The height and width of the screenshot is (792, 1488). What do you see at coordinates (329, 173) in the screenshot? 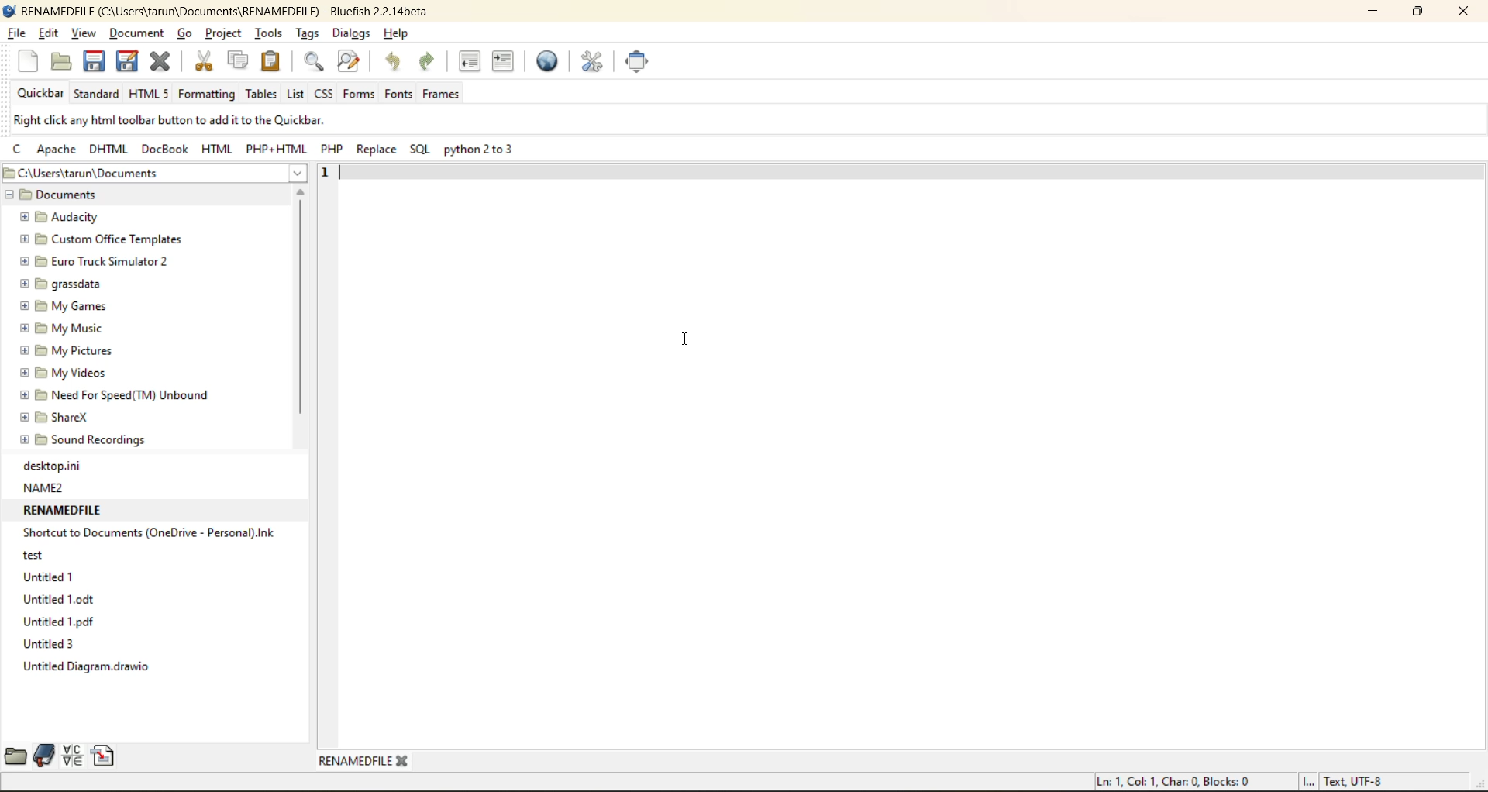
I see `1` at bounding box center [329, 173].